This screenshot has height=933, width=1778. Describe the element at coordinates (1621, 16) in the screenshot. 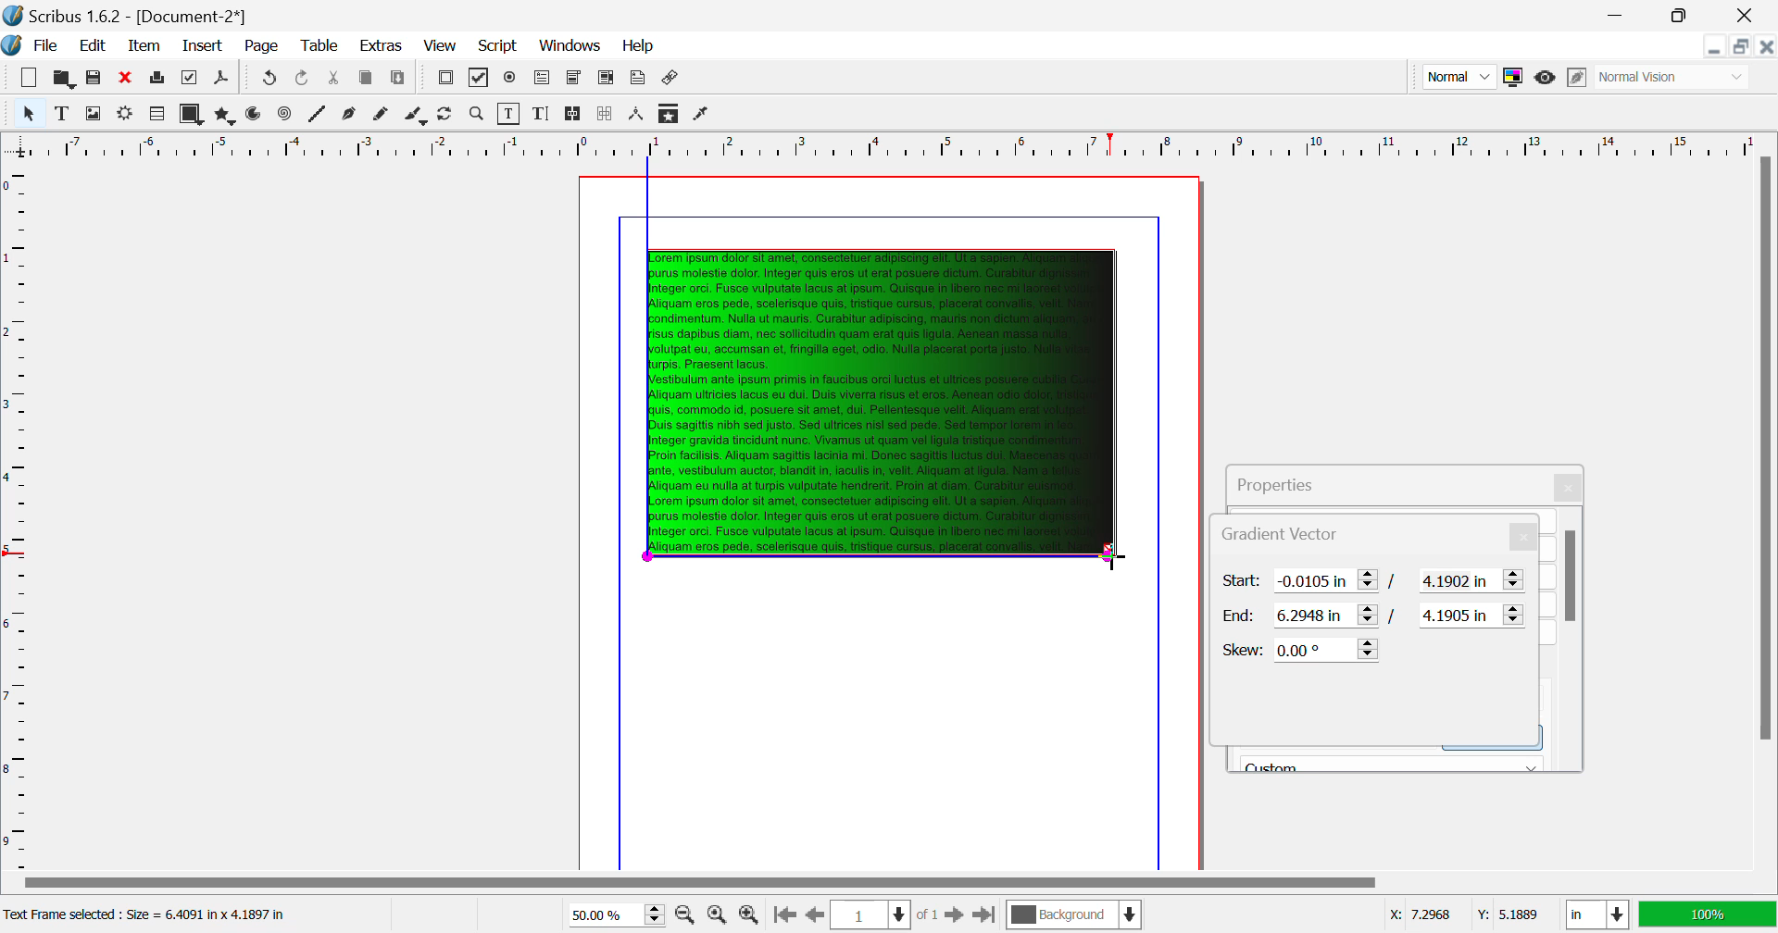

I see `Restore Down` at that location.